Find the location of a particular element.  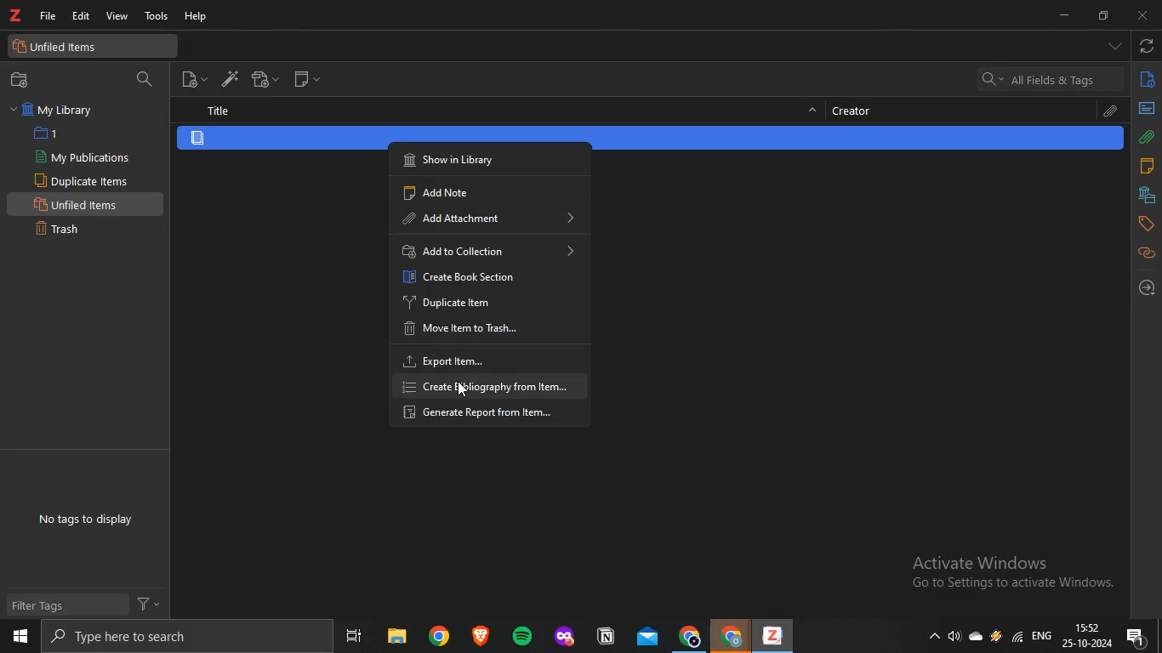

item is located at coordinates (198, 139).